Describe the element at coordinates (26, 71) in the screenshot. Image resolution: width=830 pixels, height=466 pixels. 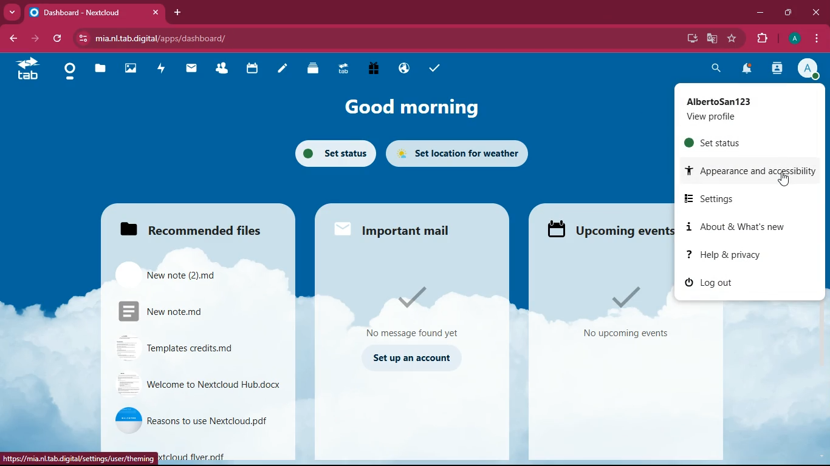
I see `tab` at that location.